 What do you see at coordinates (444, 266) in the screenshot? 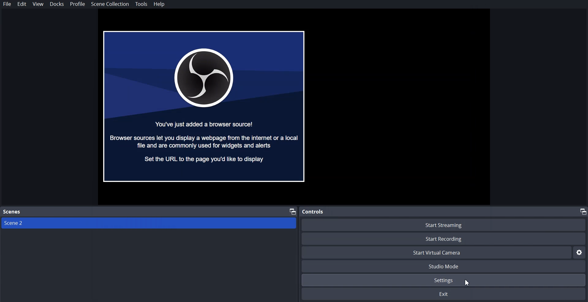
I see `Studio Mode` at bounding box center [444, 266].